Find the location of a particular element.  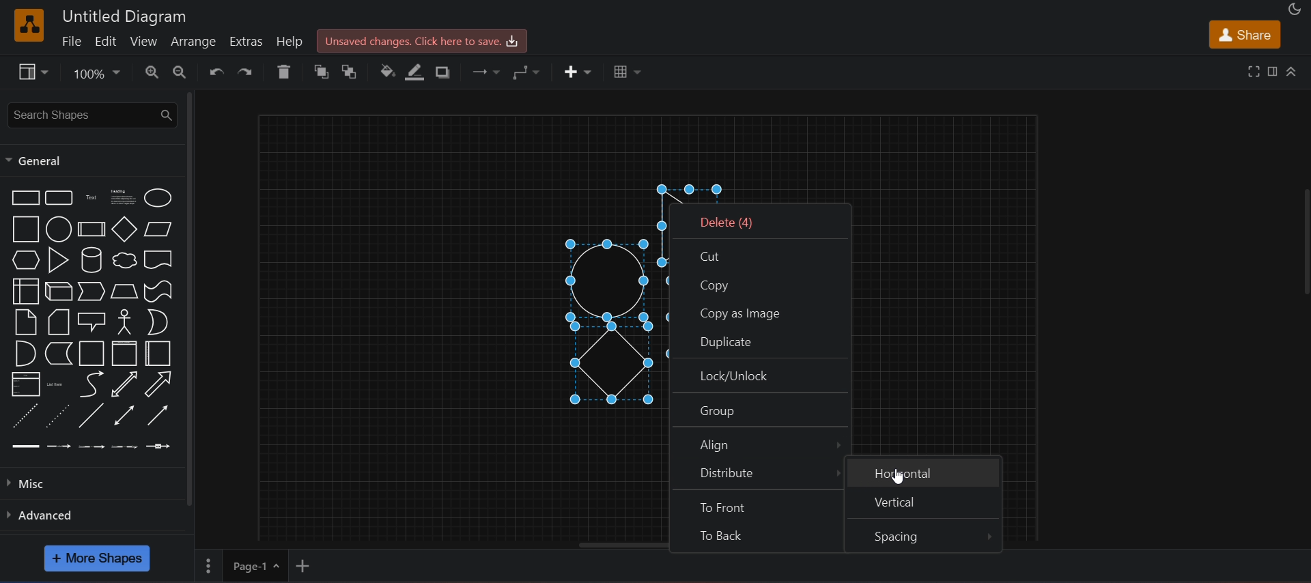

tape is located at coordinates (158, 291).